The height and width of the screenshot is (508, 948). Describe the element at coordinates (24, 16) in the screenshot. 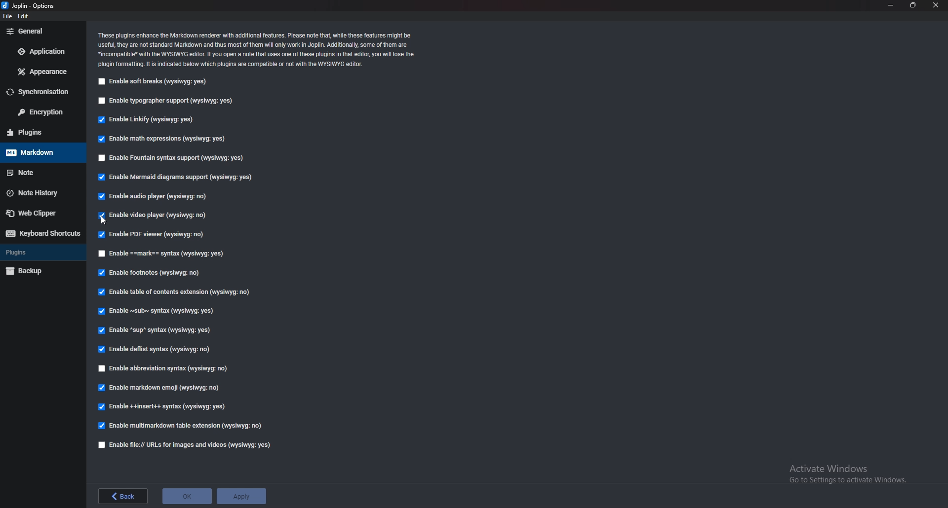

I see `edit` at that location.